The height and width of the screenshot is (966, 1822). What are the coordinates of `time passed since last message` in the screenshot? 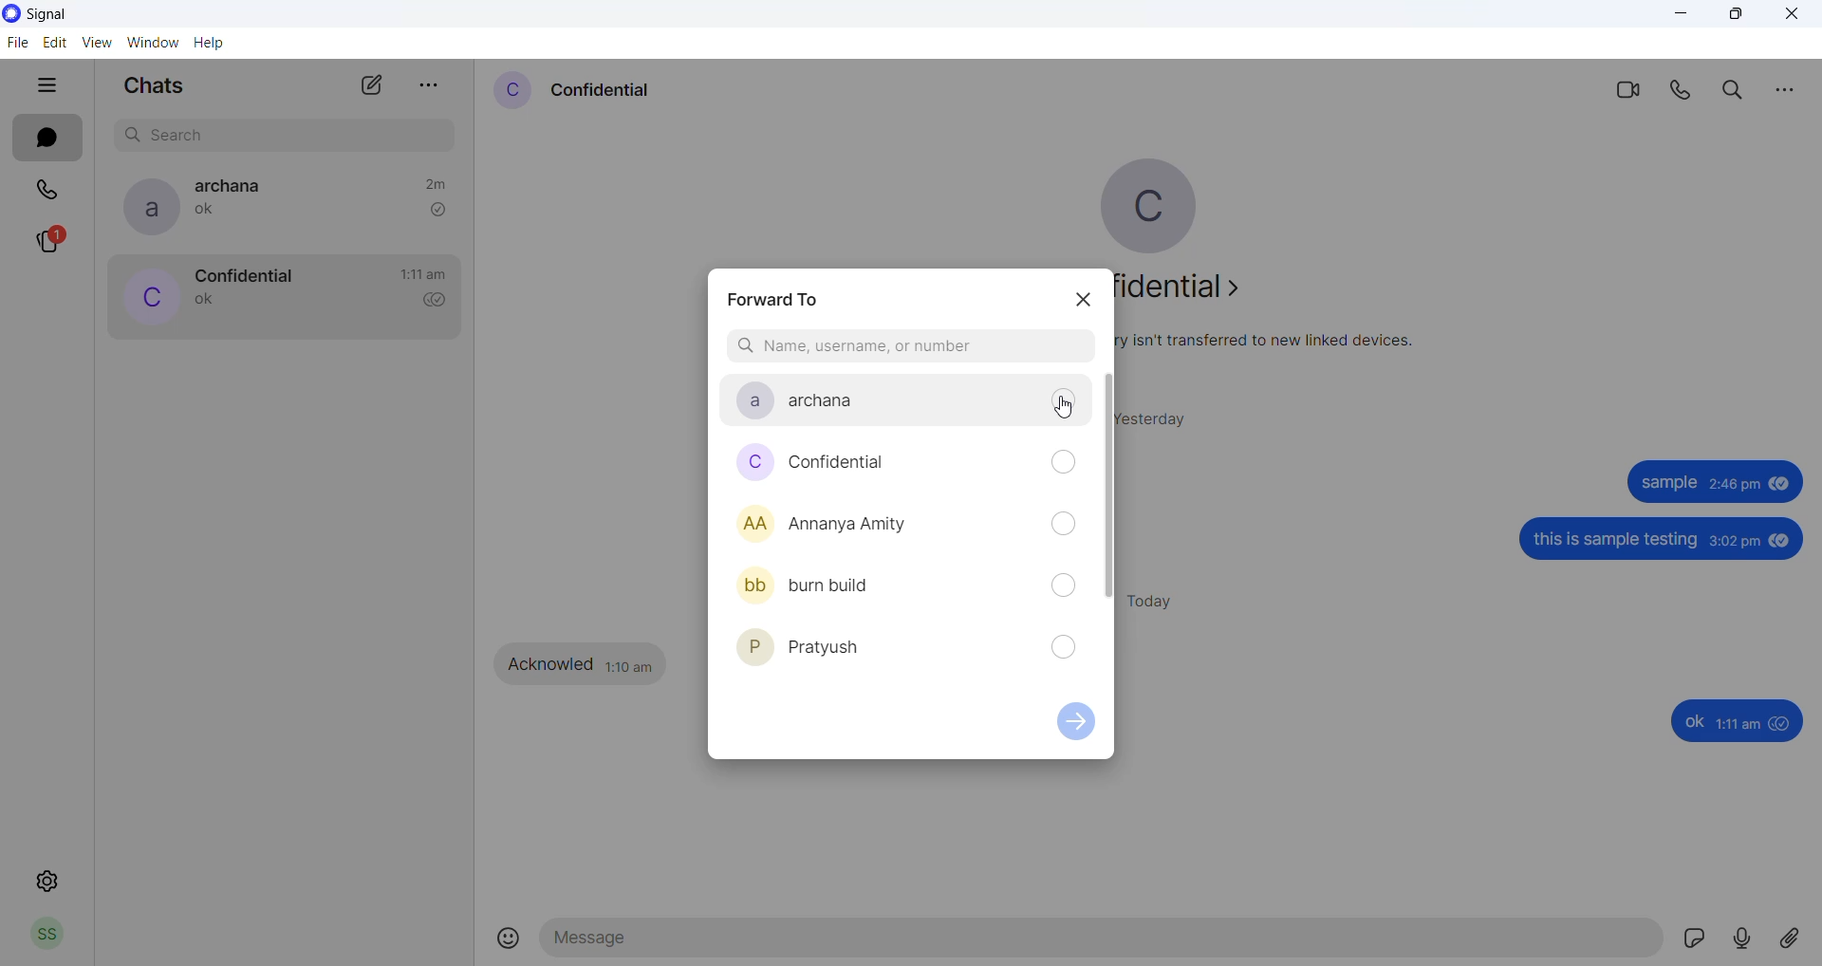 It's located at (435, 181).